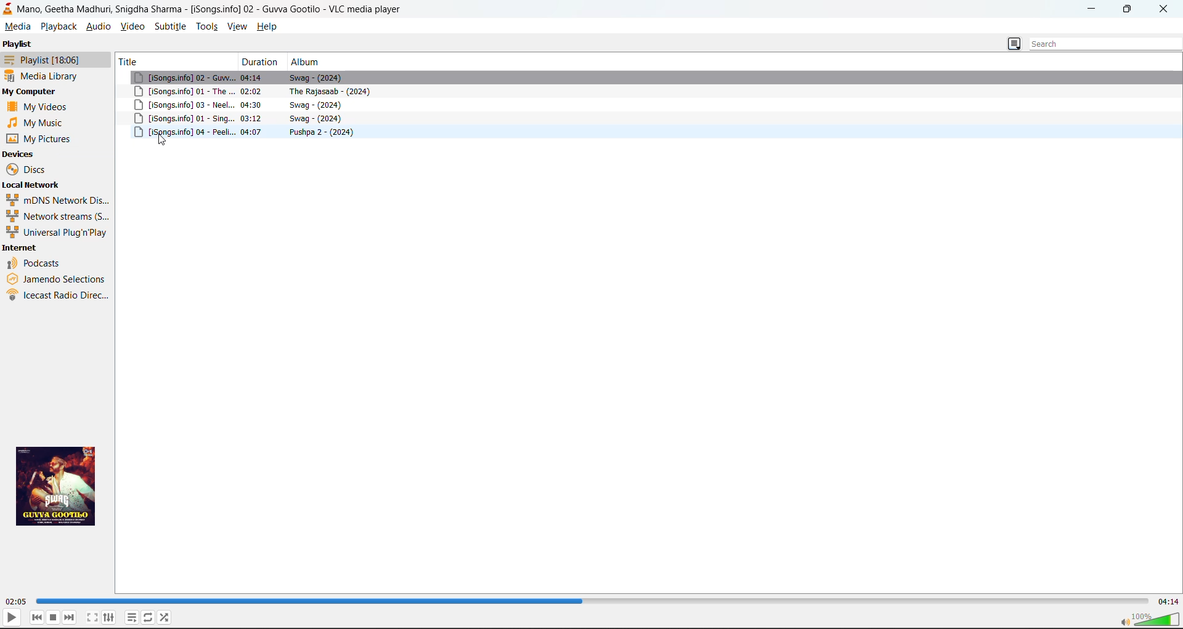  Describe the element at coordinates (41, 59) in the screenshot. I see `playlist` at that location.